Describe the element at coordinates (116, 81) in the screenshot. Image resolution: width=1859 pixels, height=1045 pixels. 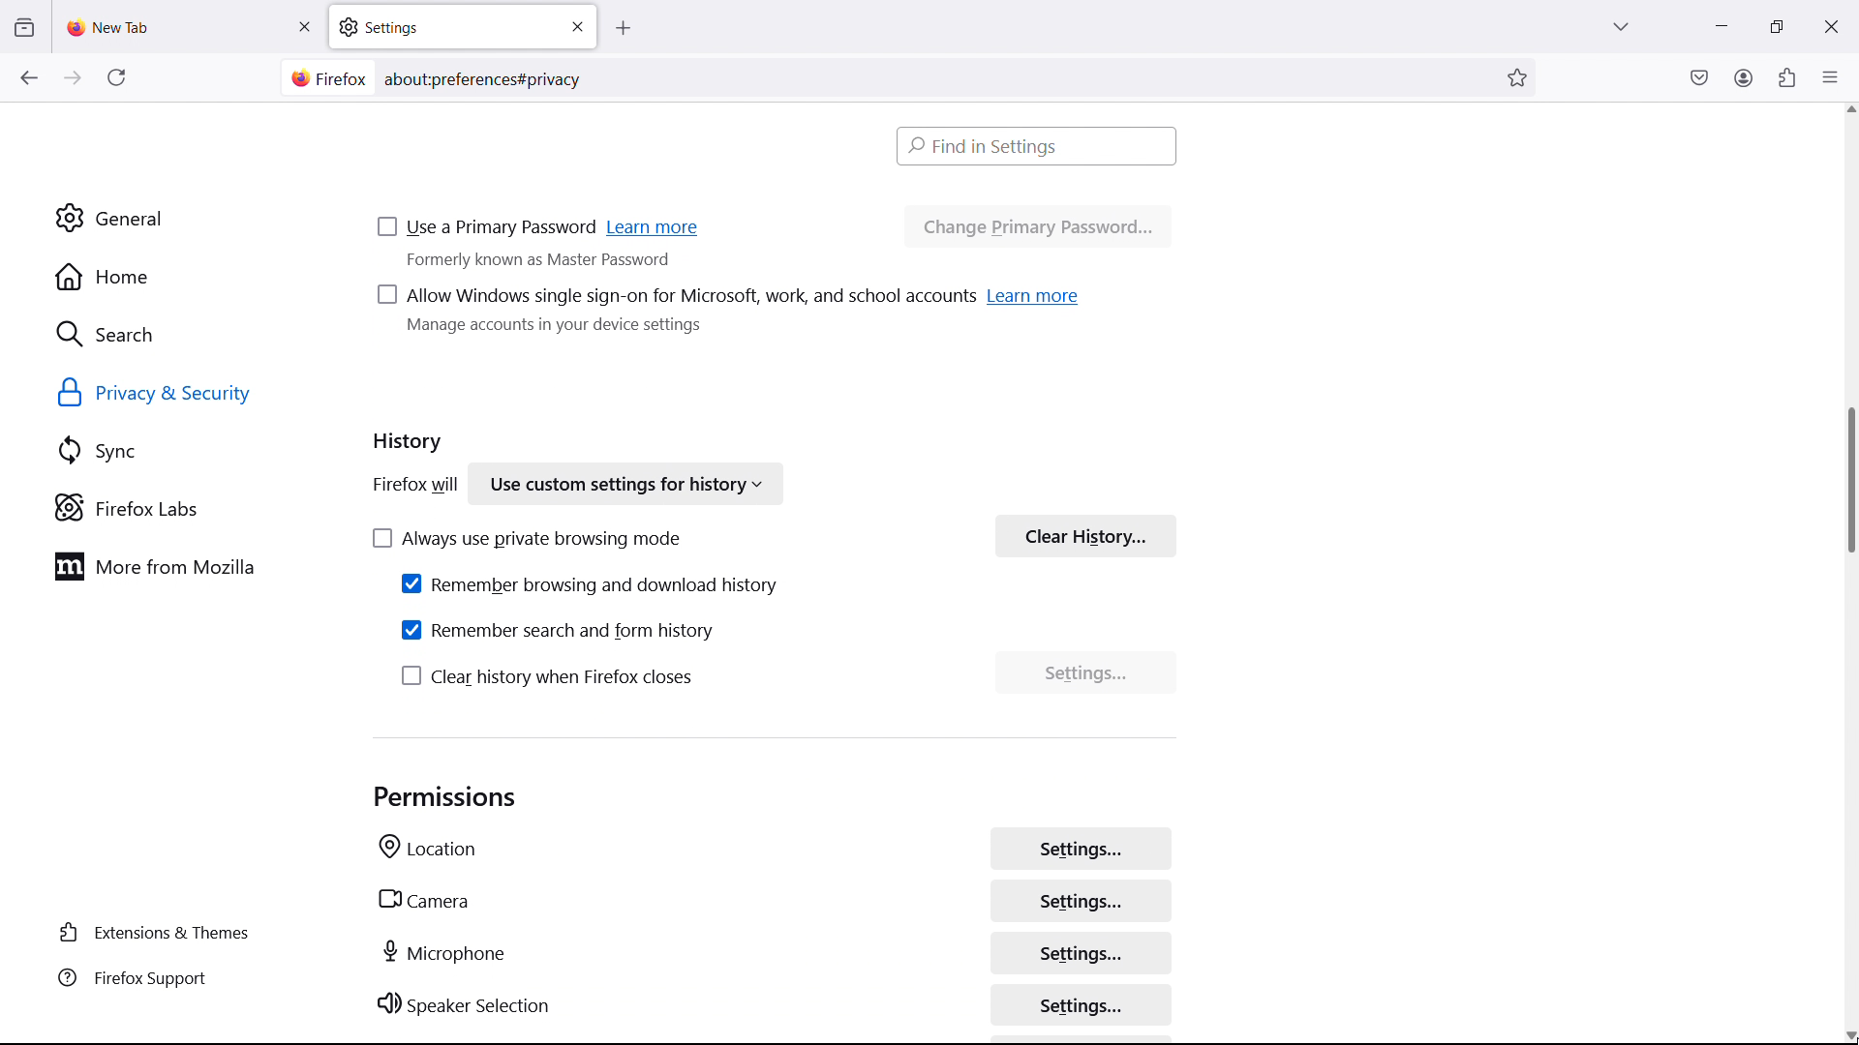
I see `reload current page` at that location.